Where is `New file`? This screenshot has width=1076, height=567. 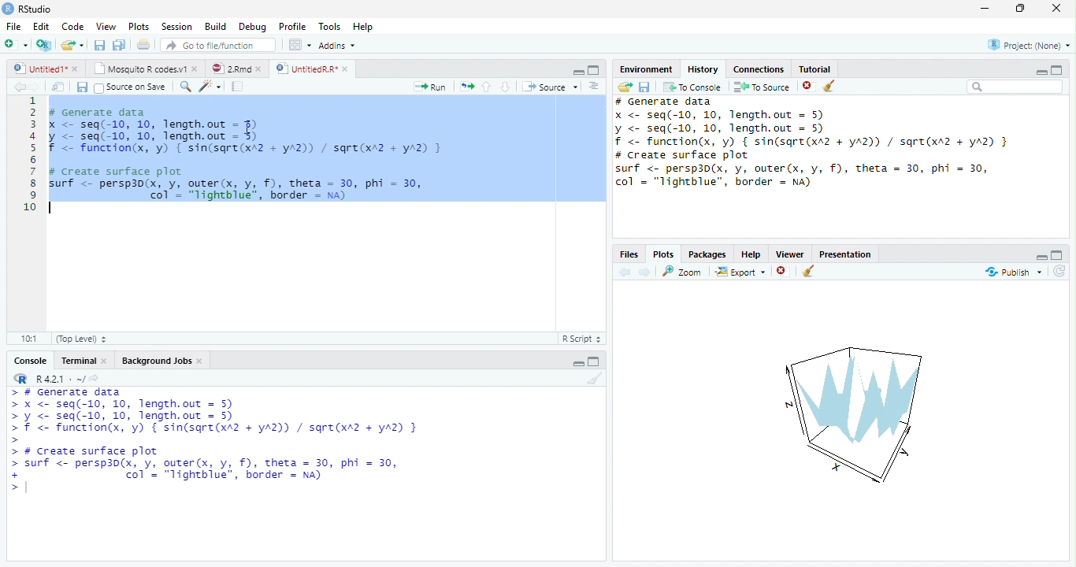 New file is located at coordinates (15, 45).